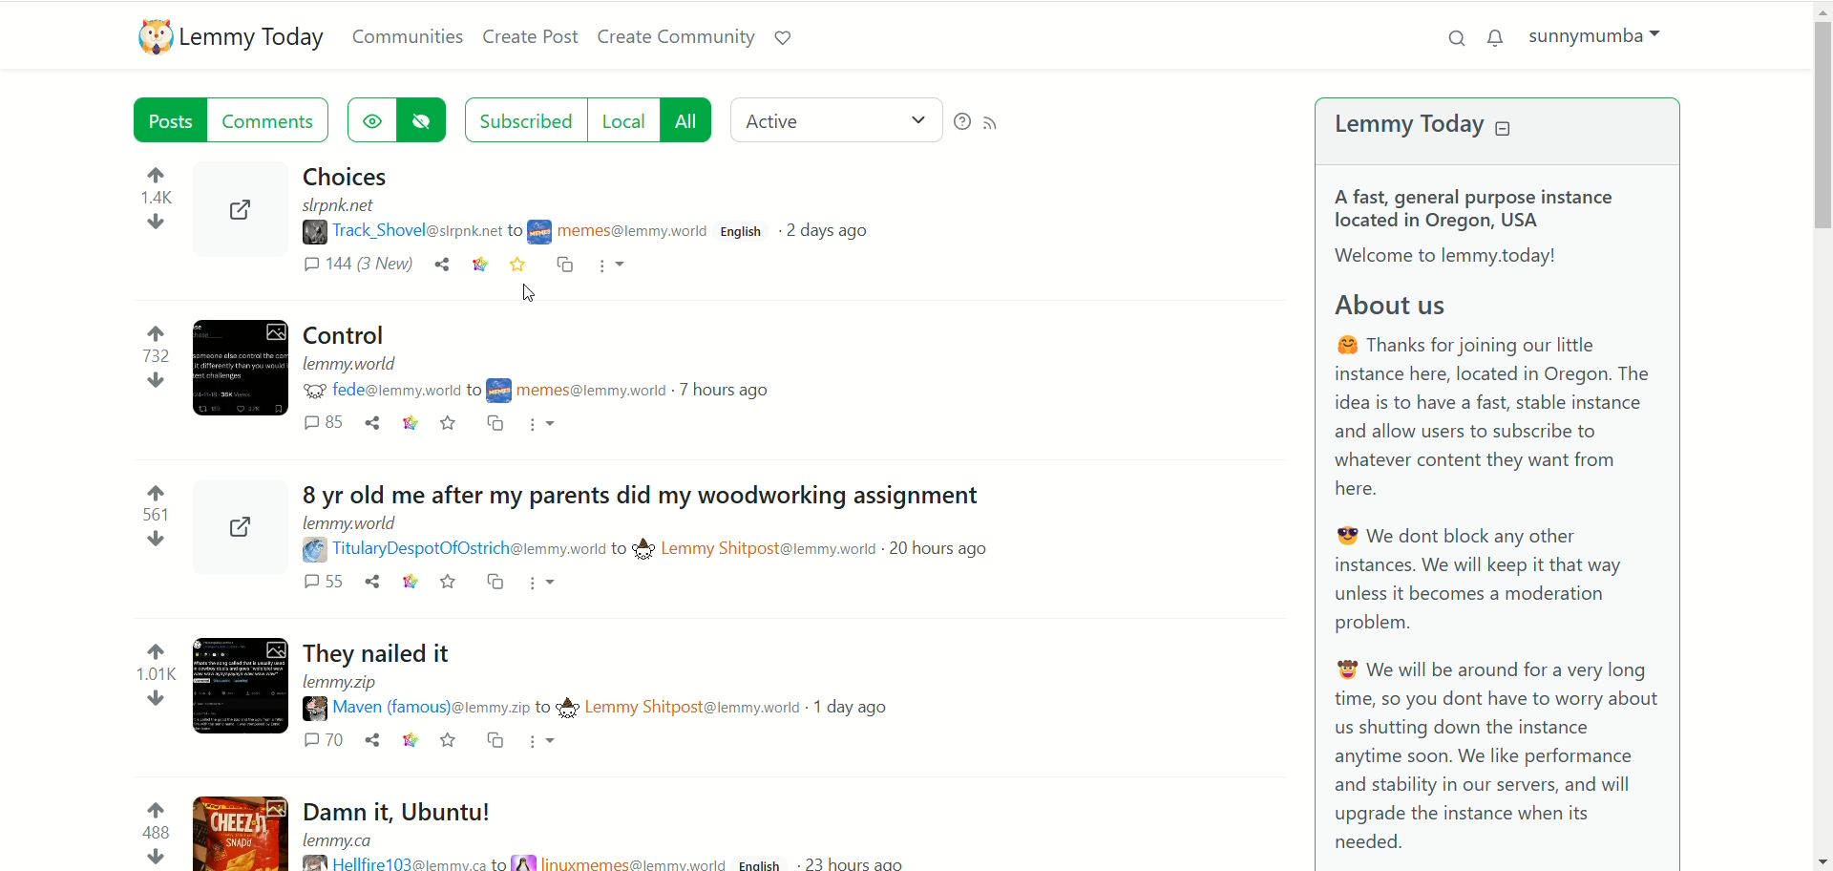  I want to click on link, so click(407, 742).